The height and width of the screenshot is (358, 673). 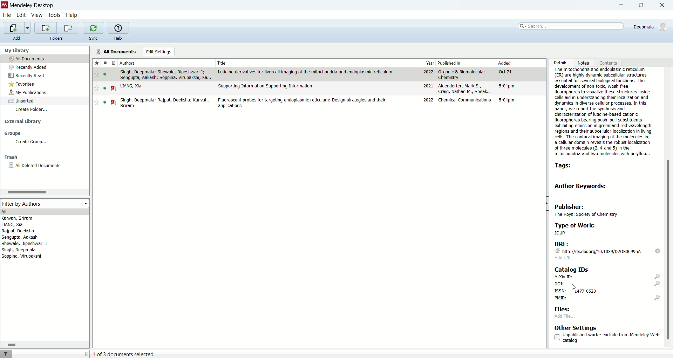 What do you see at coordinates (560, 63) in the screenshot?
I see `details` at bounding box center [560, 63].